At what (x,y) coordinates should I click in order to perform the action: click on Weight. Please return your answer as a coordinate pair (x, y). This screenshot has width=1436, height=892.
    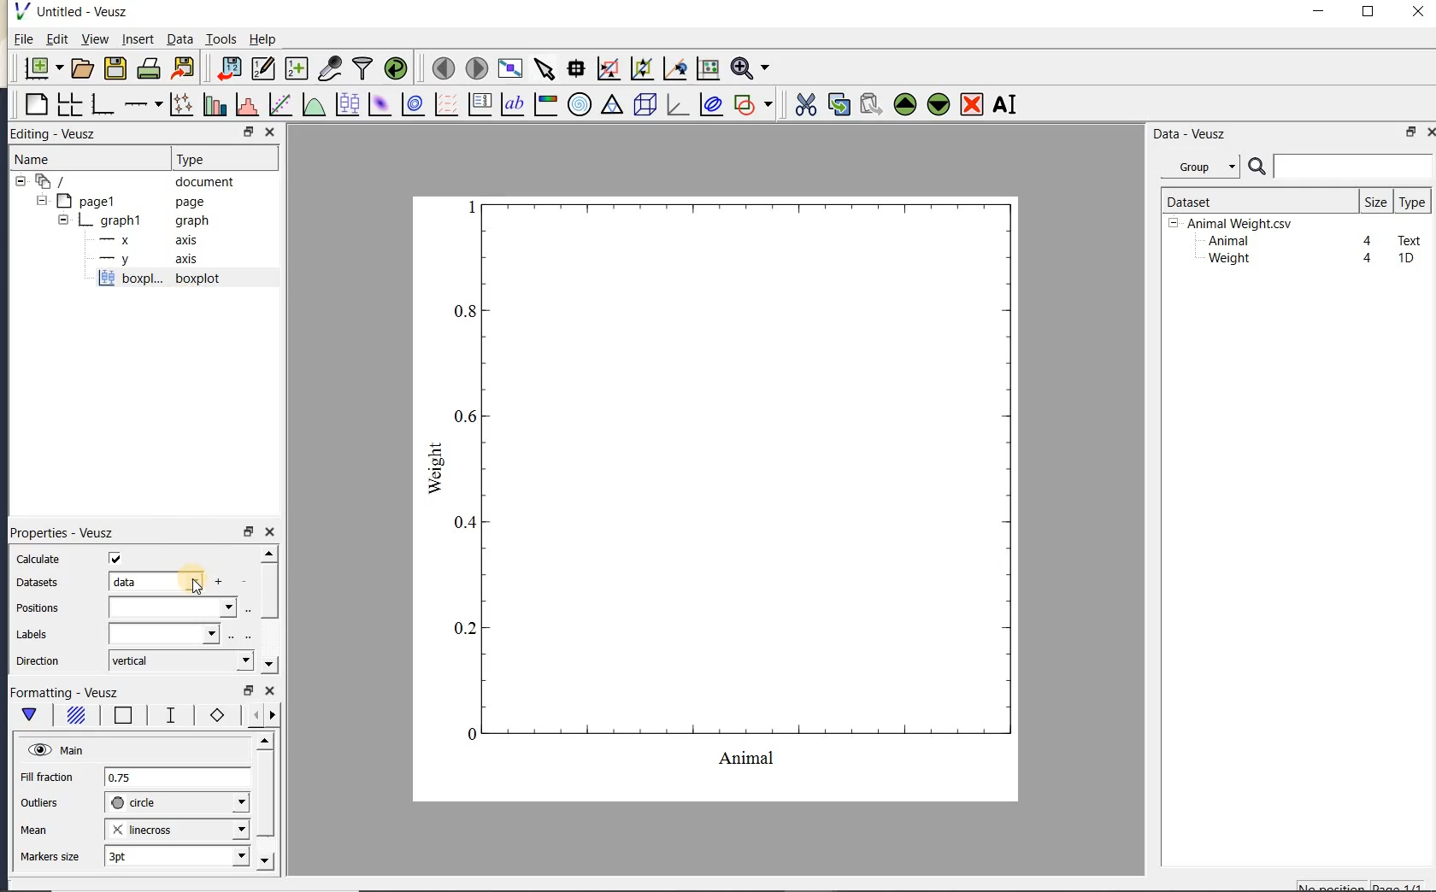
    Looking at the image, I should click on (1227, 260).